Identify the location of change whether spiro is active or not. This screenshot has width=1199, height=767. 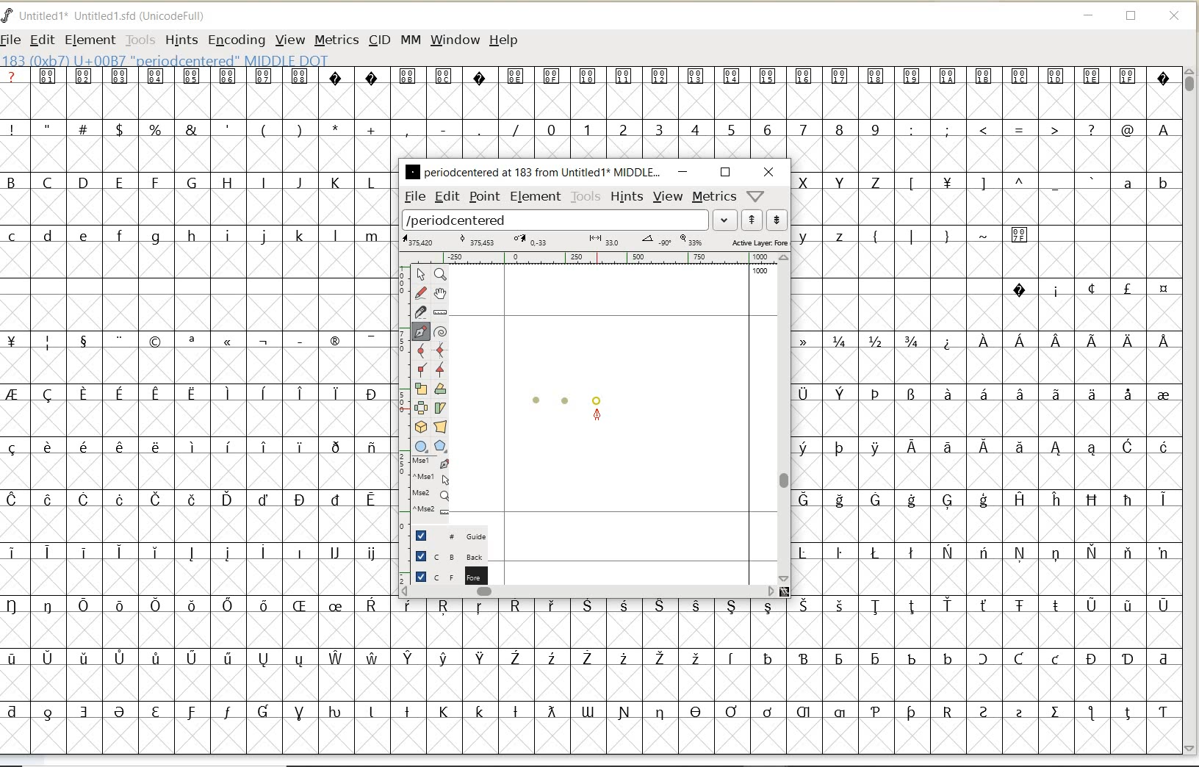
(440, 330).